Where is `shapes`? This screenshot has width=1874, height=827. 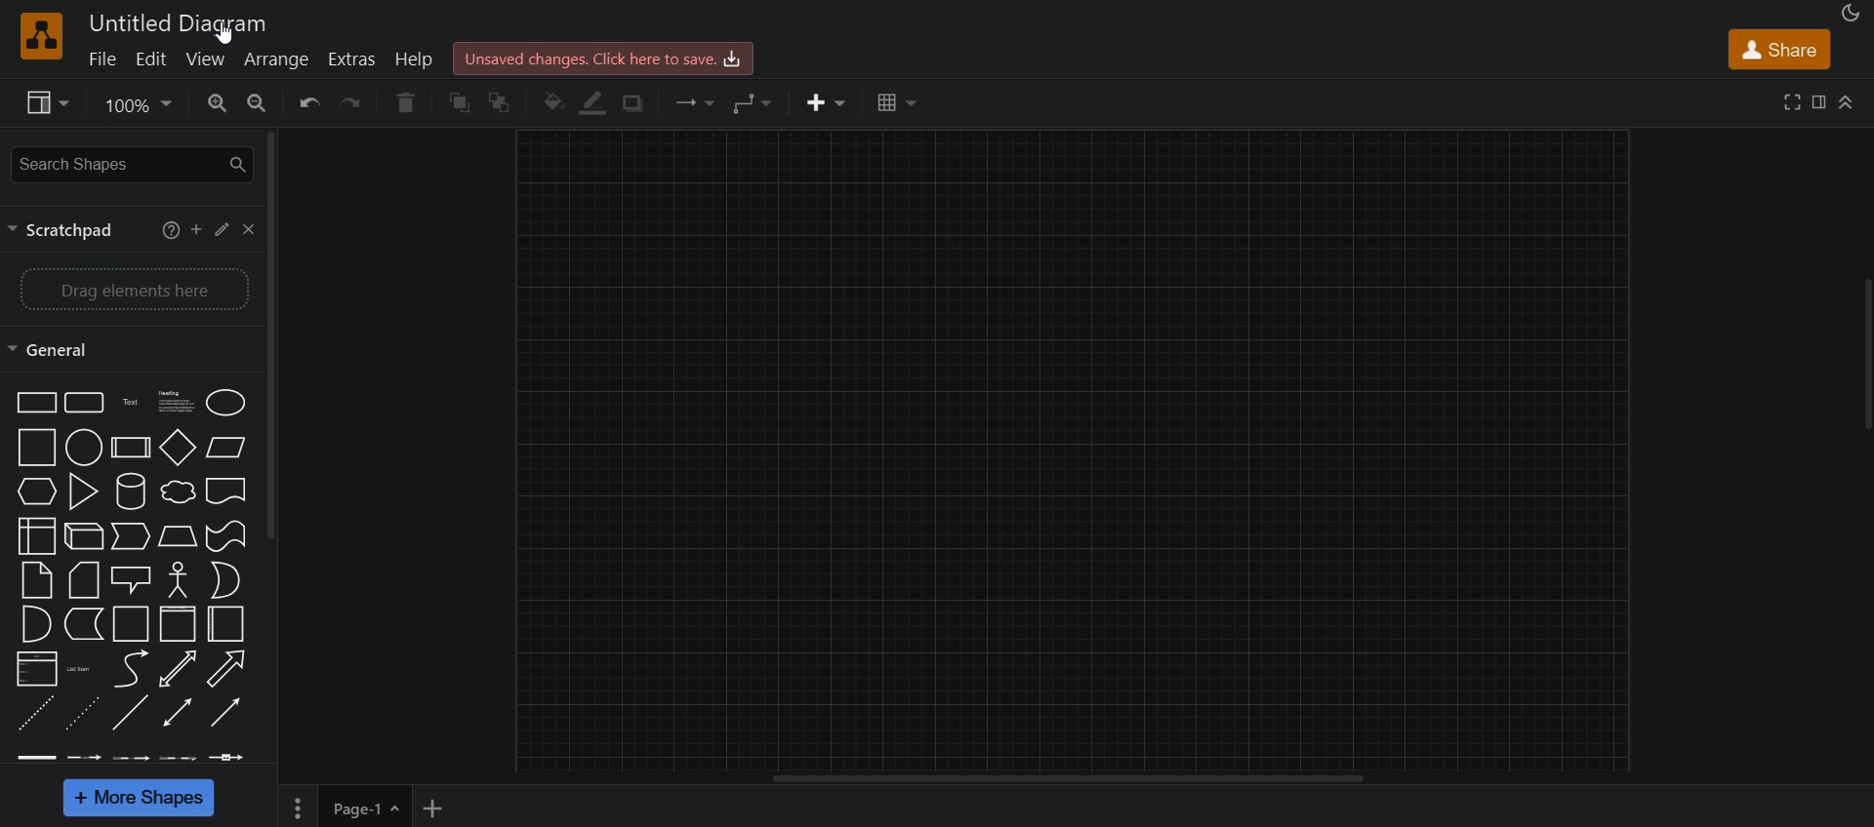 shapes is located at coordinates (135, 578).